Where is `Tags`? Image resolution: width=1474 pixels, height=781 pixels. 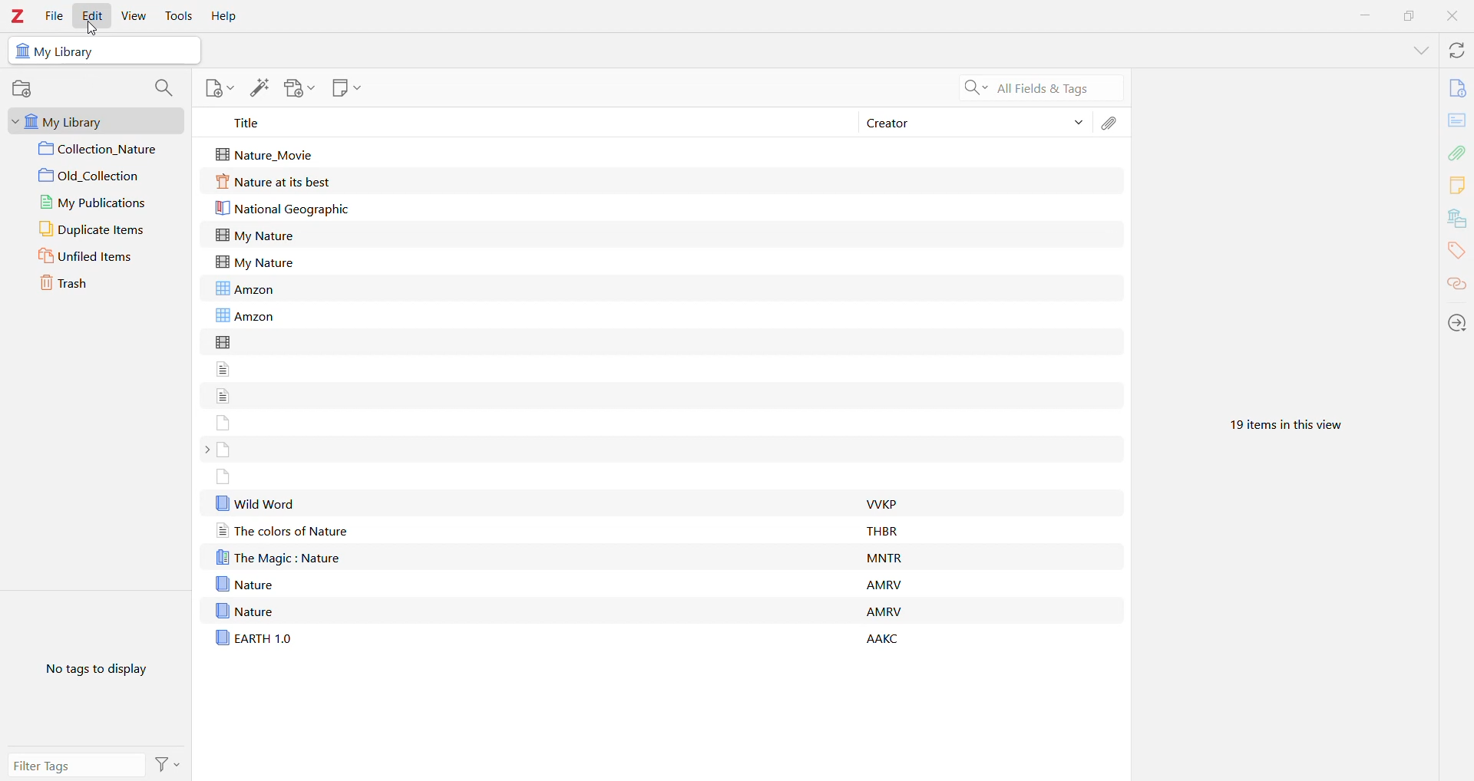 Tags is located at coordinates (1457, 253).